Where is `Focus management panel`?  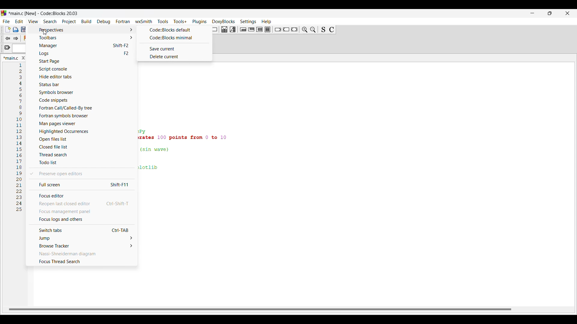 Focus management panel is located at coordinates (81, 211).